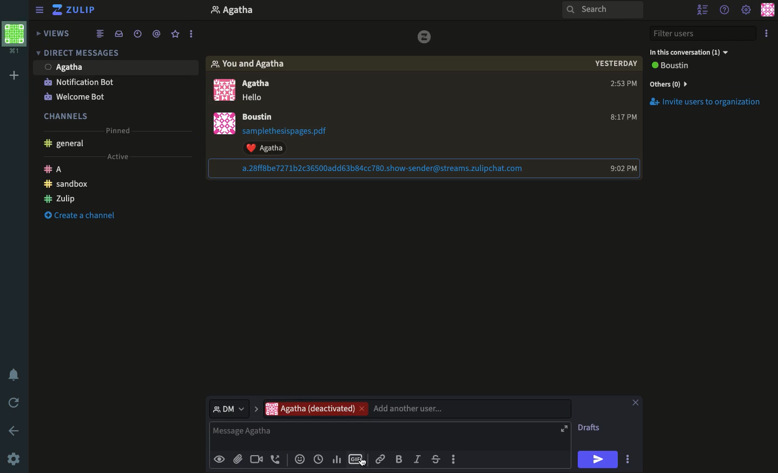 The height and width of the screenshot is (473, 778). What do you see at coordinates (79, 10) in the screenshot?
I see `Zulip` at bounding box center [79, 10].